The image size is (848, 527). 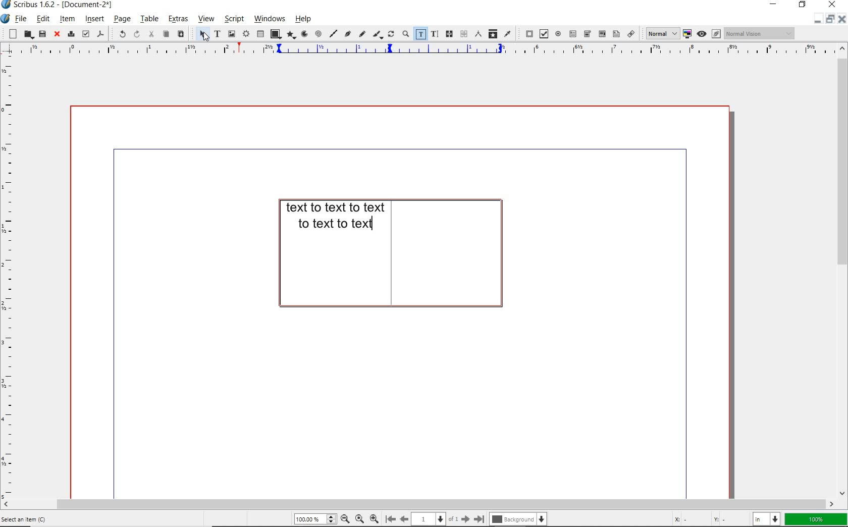 I want to click on arc, so click(x=303, y=34).